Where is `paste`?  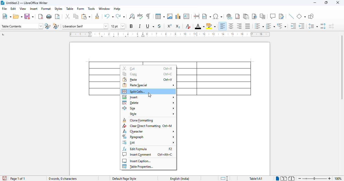 paste is located at coordinates (86, 16).